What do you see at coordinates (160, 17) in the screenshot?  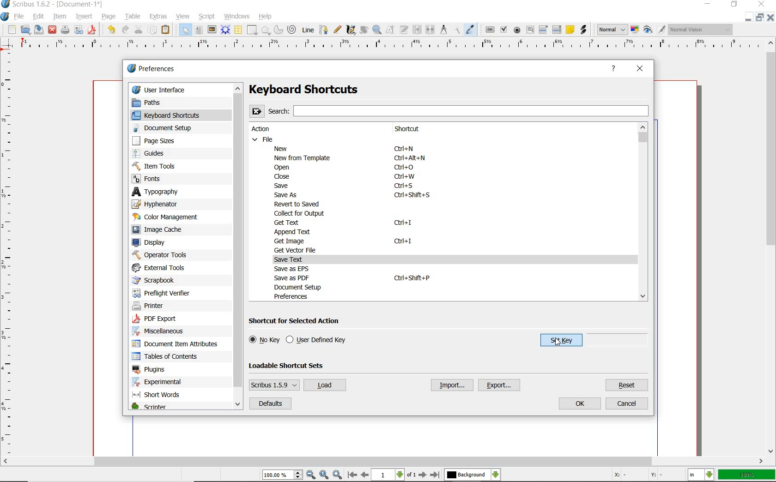 I see `extras` at bounding box center [160, 17].